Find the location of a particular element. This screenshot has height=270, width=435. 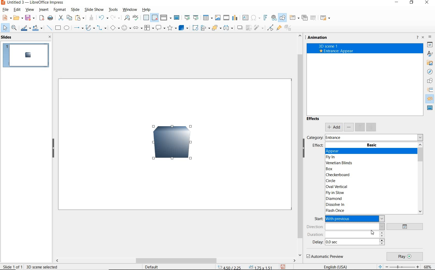

DIAMOND is located at coordinates (334, 199).